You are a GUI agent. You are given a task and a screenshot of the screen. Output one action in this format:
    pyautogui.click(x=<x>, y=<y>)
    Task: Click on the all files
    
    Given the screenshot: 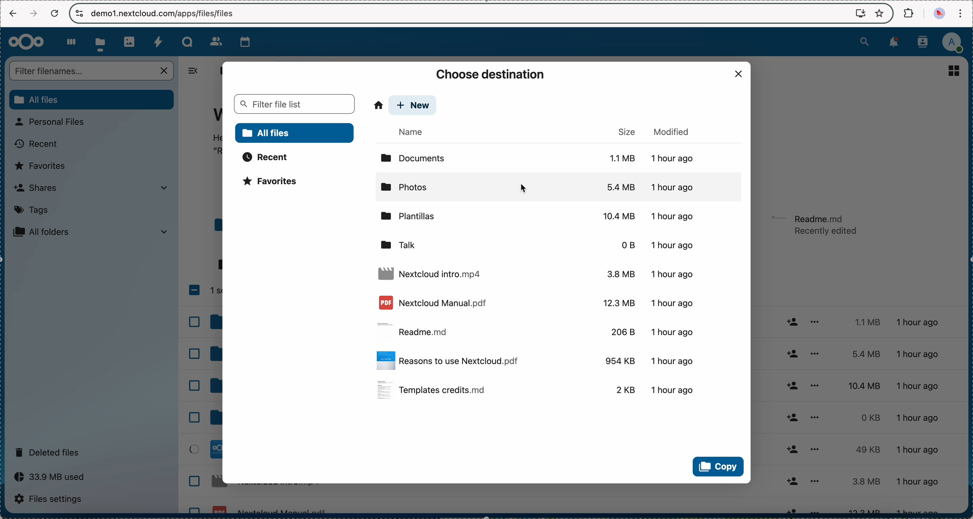 What is the action you would take?
    pyautogui.click(x=295, y=133)
    